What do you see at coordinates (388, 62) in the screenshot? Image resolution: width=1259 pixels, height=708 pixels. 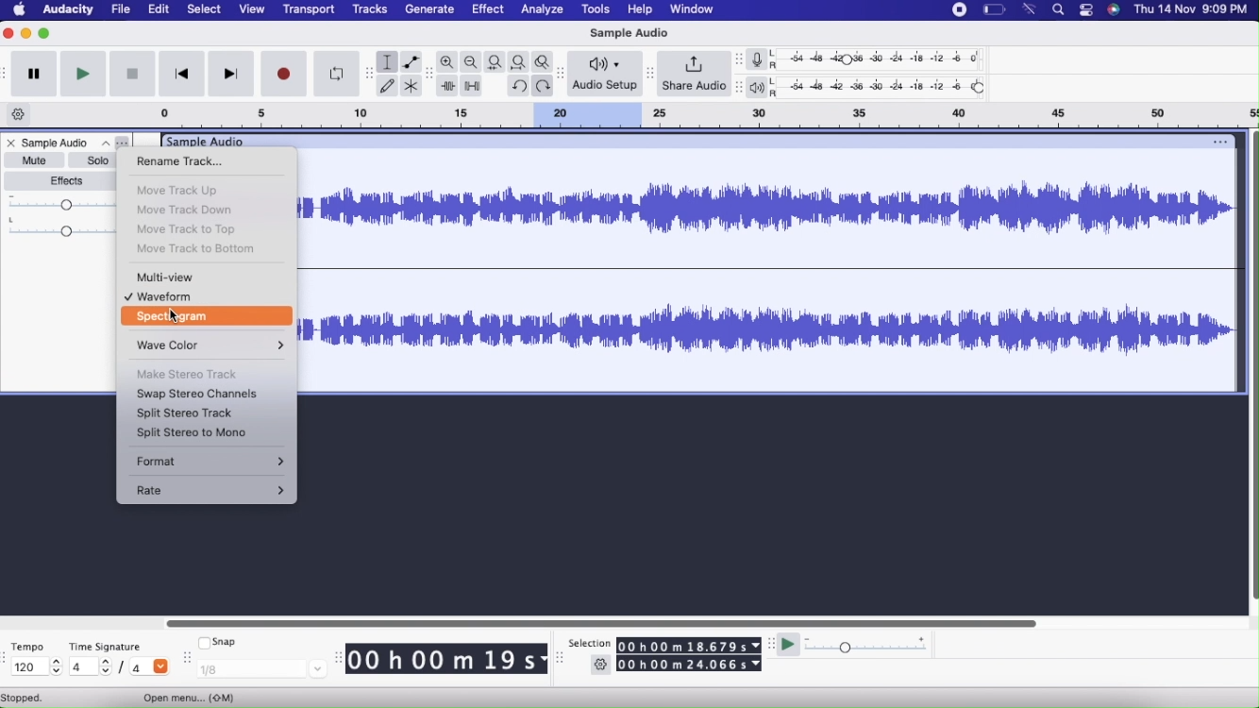 I see `Selection tool` at bounding box center [388, 62].